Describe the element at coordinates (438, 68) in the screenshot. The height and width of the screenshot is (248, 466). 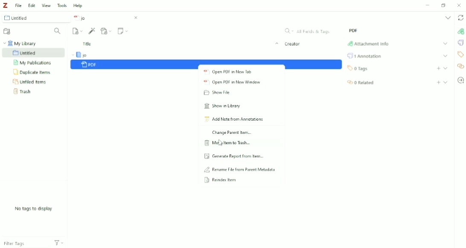
I see `Add` at that location.